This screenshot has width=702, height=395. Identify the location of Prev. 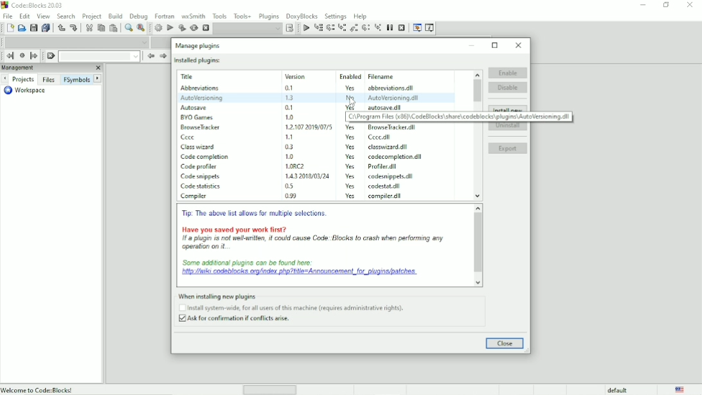
(150, 56).